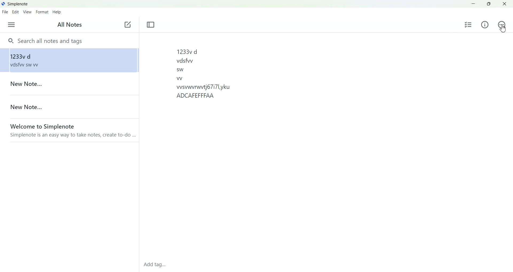  What do you see at coordinates (488, 4) in the screenshot?
I see `Maximize` at bounding box center [488, 4].